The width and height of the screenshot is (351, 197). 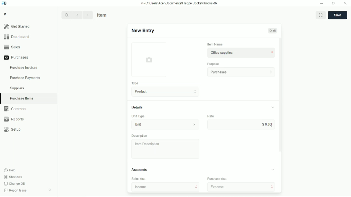 What do you see at coordinates (22, 98) in the screenshot?
I see `purchase items` at bounding box center [22, 98].